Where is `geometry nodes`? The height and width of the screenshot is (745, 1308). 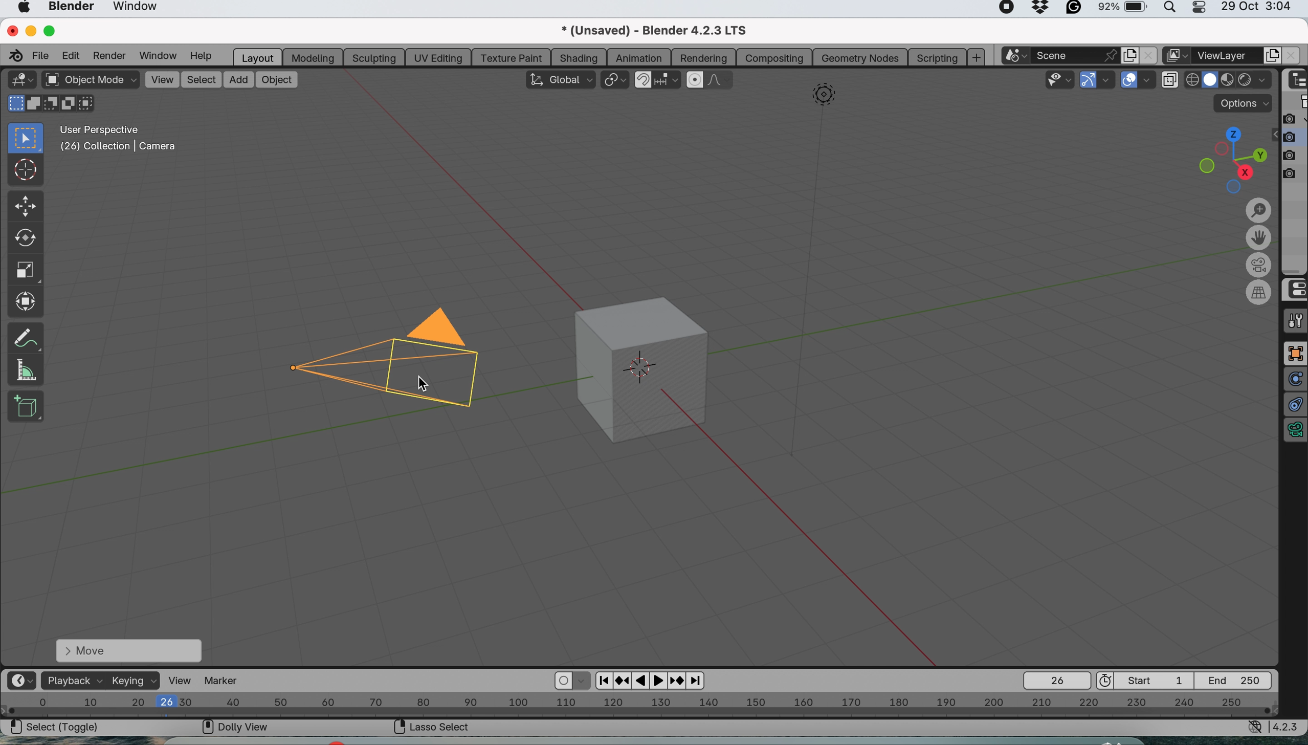 geometry nodes is located at coordinates (859, 57).